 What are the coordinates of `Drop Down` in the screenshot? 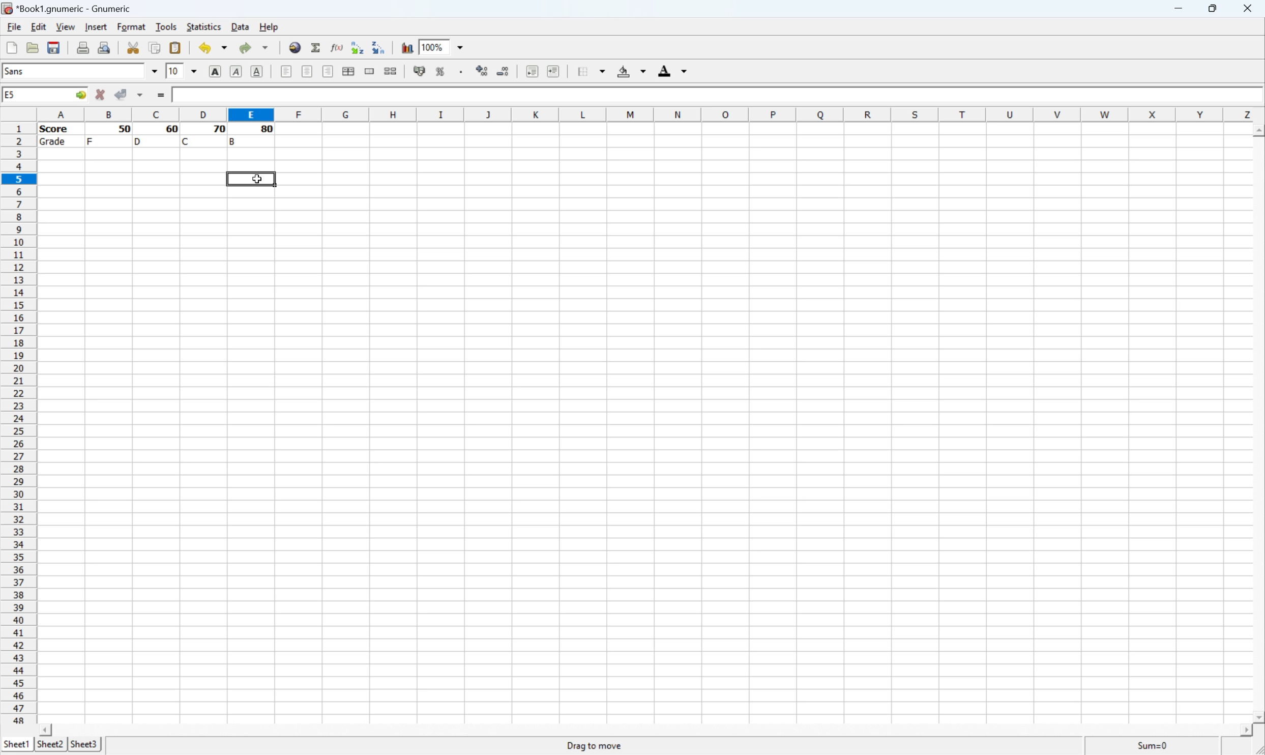 It's located at (459, 48).